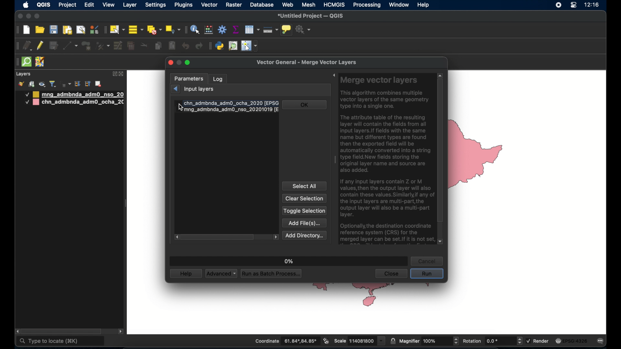  What do you see at coordinates (286, 29) in the screenshot?
I see `show map tips` at bounding box center [286, 29].